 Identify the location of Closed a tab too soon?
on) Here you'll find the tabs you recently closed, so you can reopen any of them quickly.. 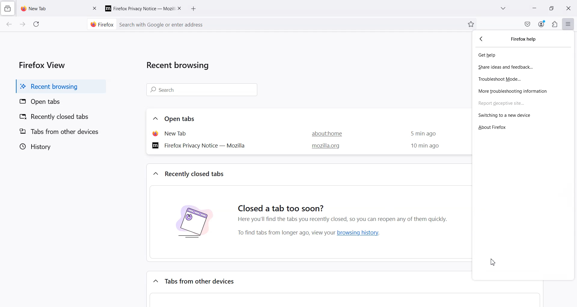
(346, 208).